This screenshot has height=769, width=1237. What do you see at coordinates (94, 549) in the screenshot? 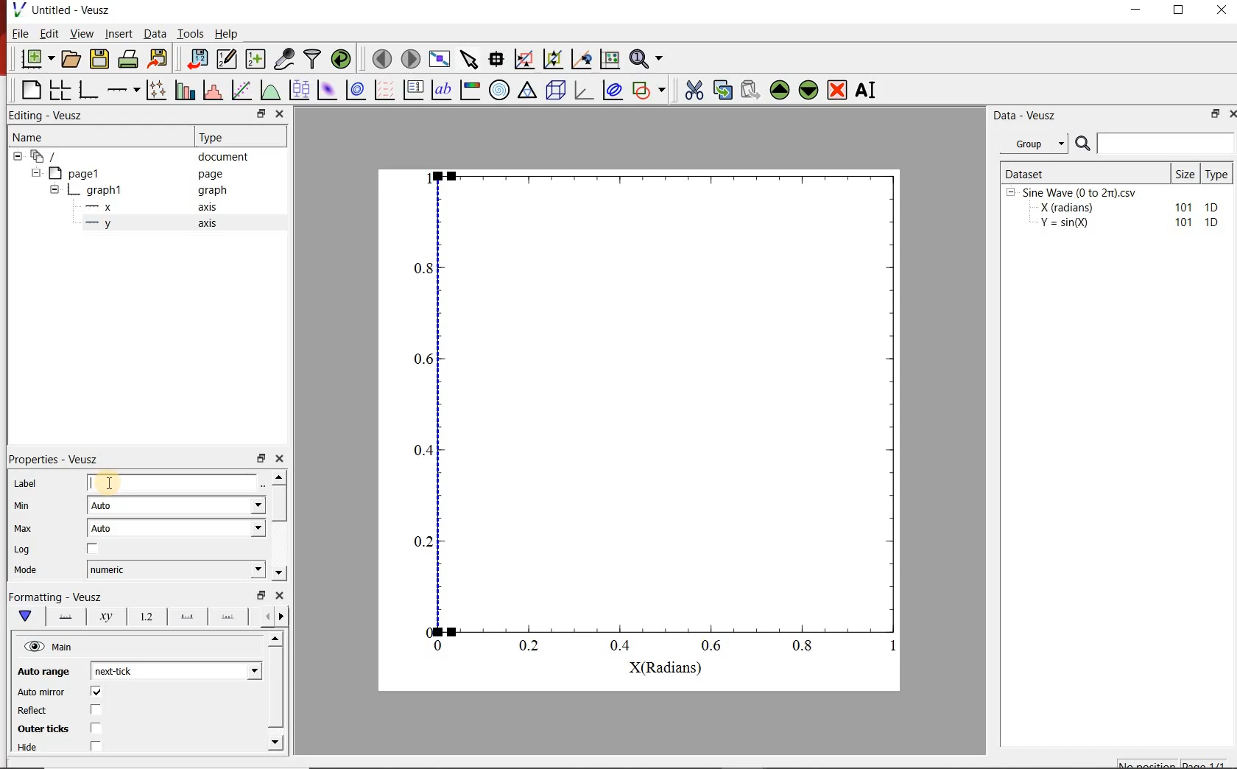
I see `Checkbox` at bounding box center [94, 549].